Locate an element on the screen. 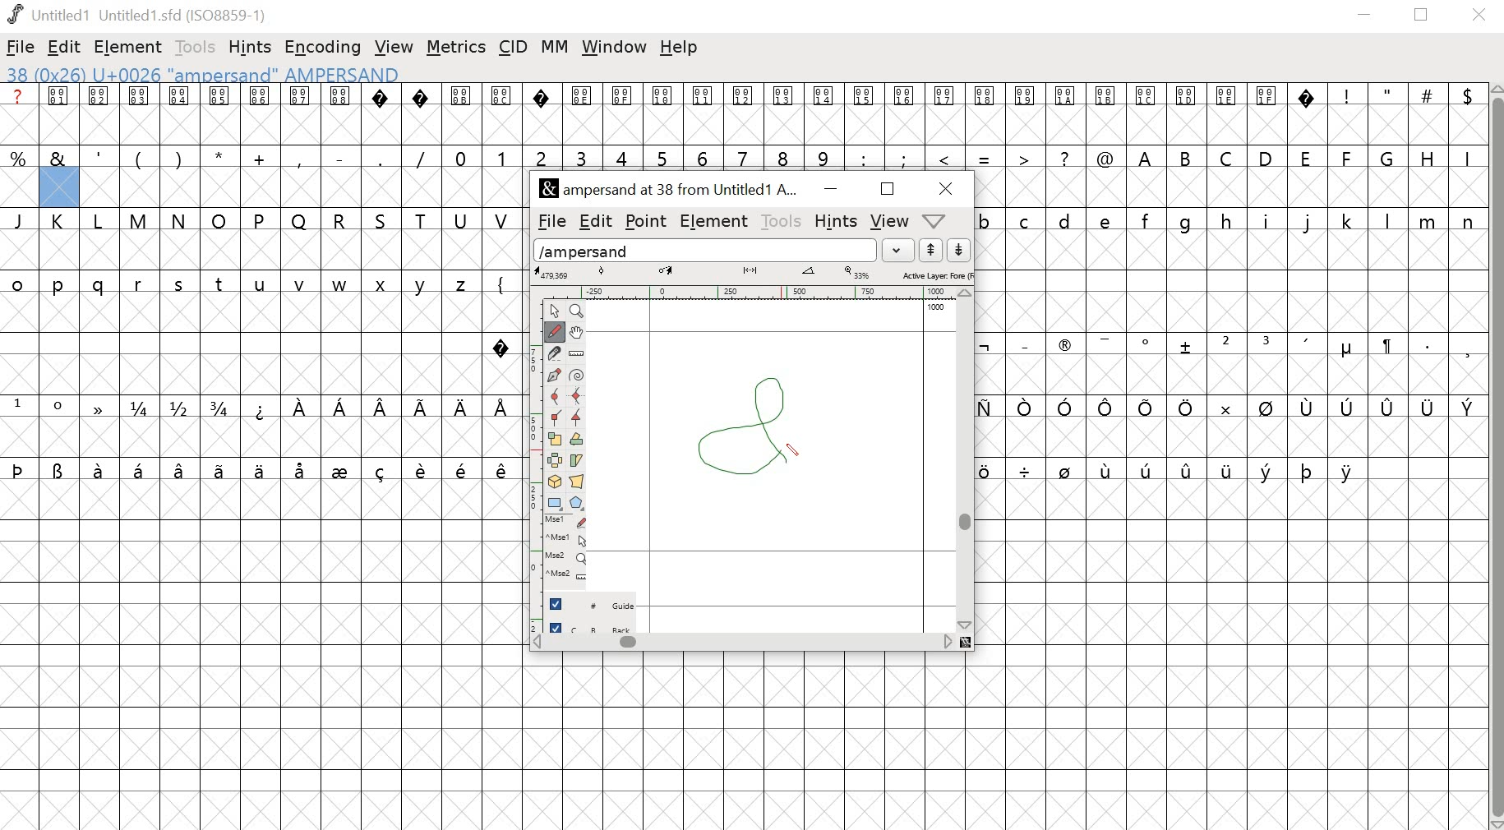 This screenshot has height=830, width=1504. ' is located at coordinates (100, 156).